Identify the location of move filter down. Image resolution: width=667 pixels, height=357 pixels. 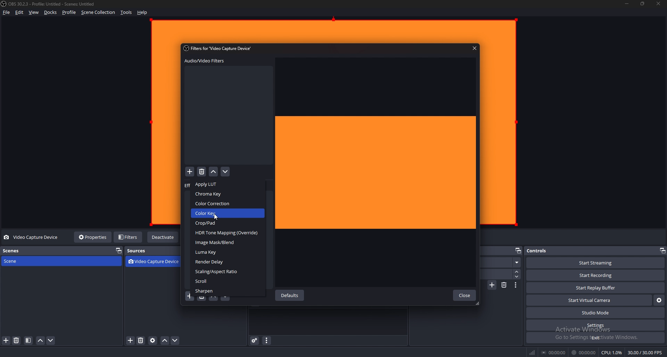
(225, 298).